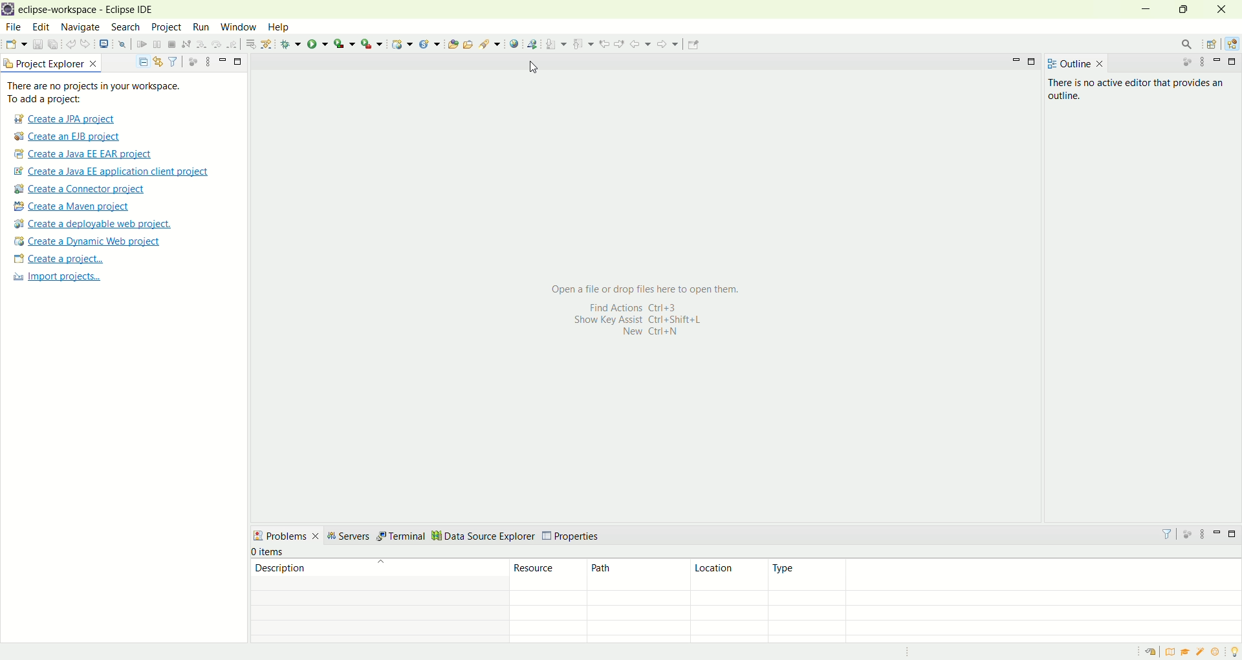 Image resolution: width=1242 pixels, height=660 pixels. What do you see at coordinates (86, 241) in the screenshot?
I see `create a dynamic web project` at bounding box center [86, 241].